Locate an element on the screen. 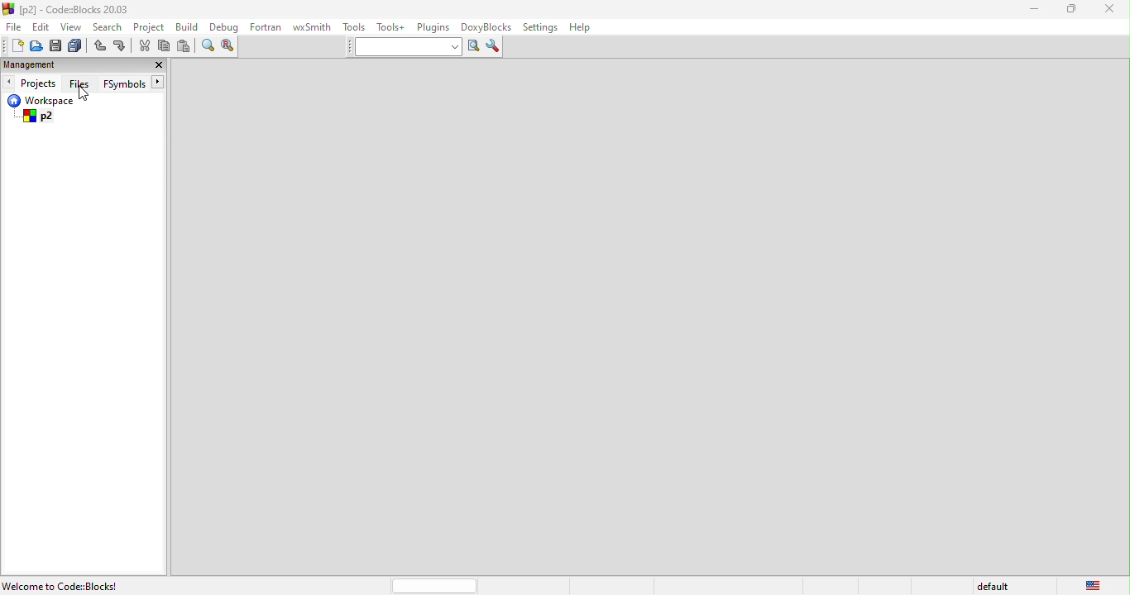 The image size is (1130, 595). close is located at coordinates (1110, 9).